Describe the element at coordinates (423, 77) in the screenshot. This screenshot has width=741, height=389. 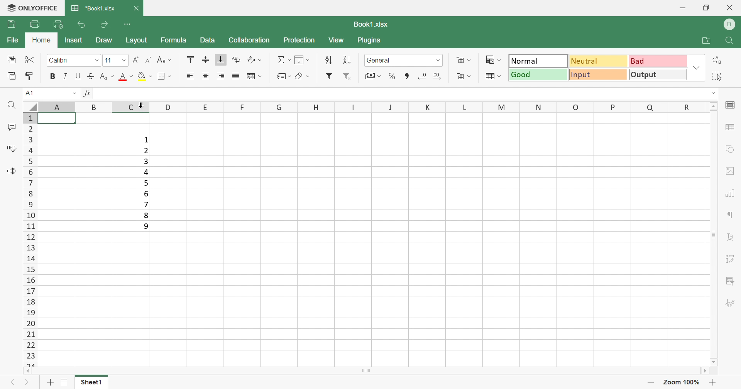
I see `Decrease decimals` at that location.